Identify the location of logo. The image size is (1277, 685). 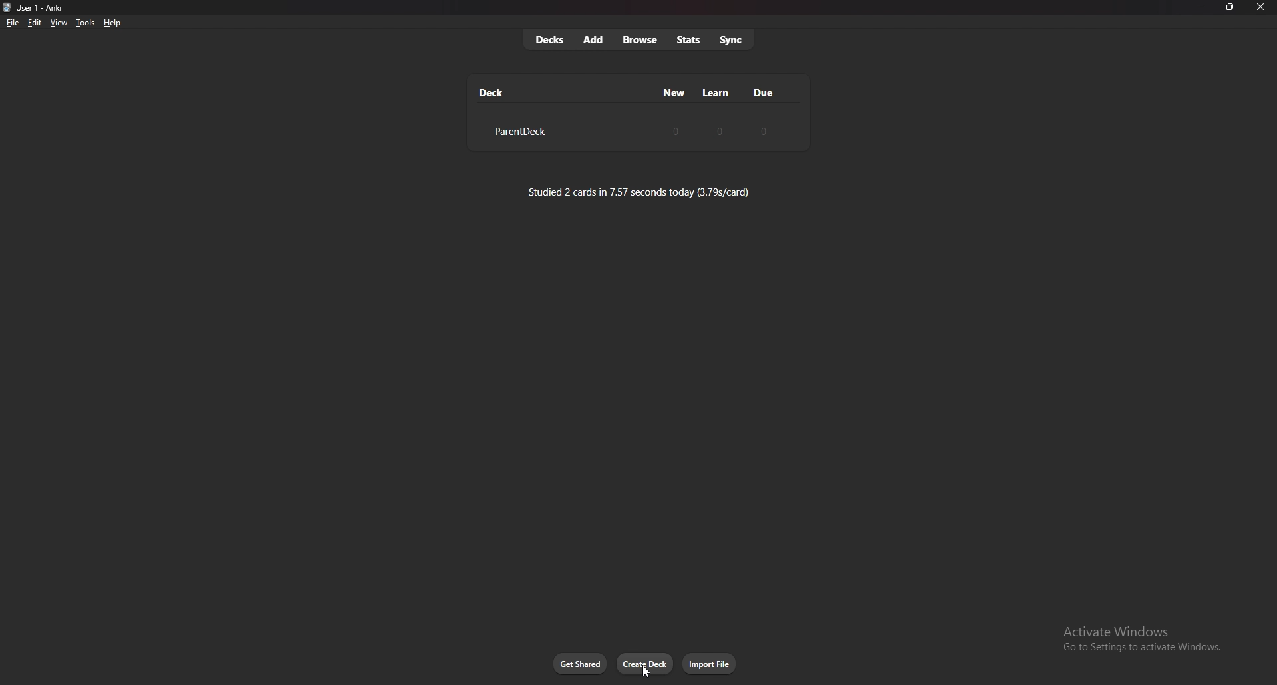
(7, 8).